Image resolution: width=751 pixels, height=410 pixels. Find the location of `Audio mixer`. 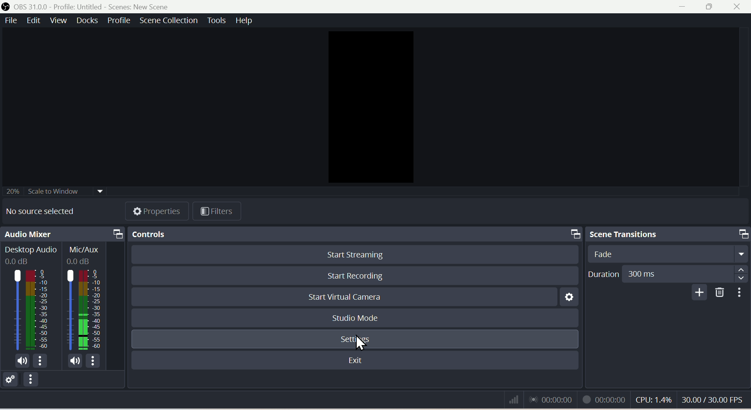

Audio mixer is located at coordinates (63, 233).